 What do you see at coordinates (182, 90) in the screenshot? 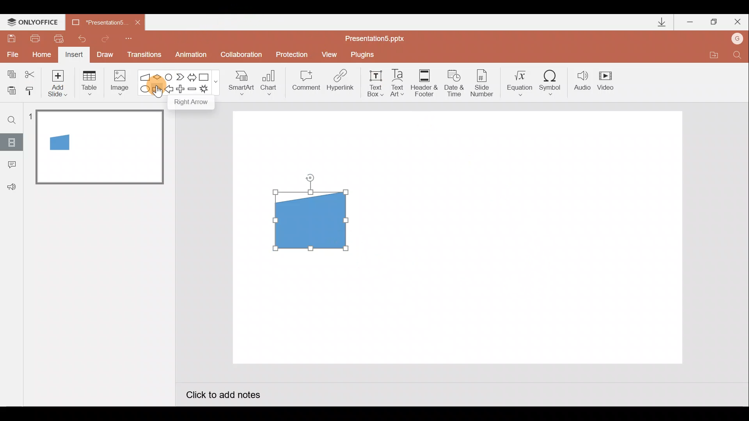
I see `Plus` at bounding box center [182, 90].